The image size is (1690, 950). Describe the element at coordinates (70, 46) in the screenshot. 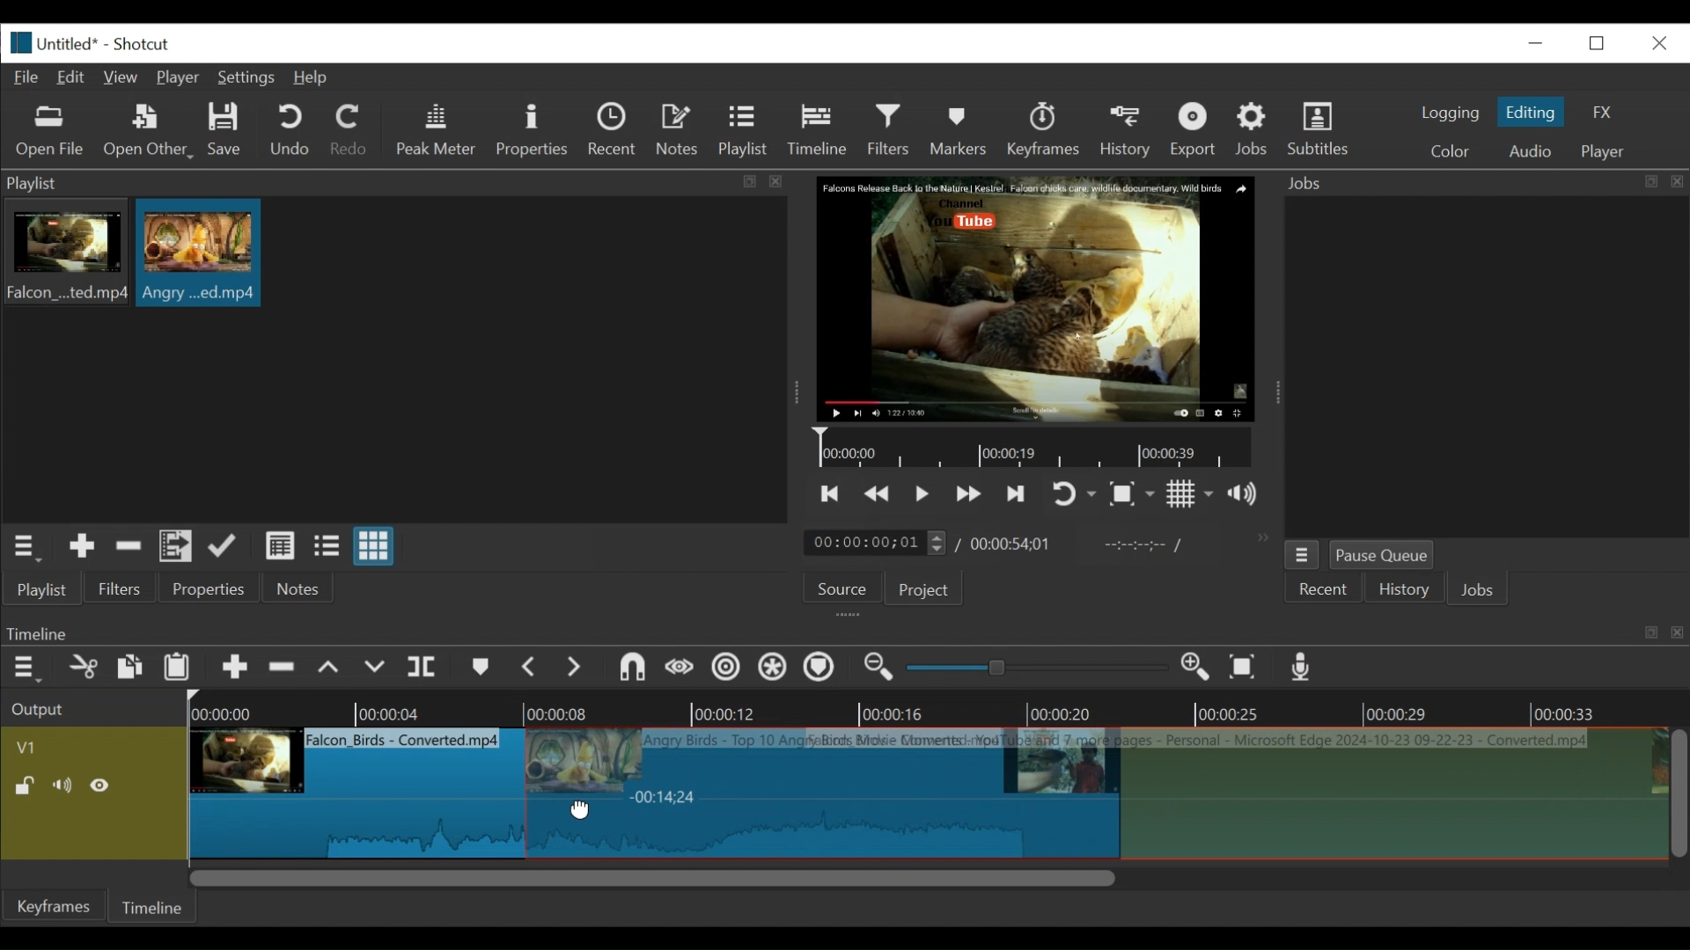

I see `File name` at that location.